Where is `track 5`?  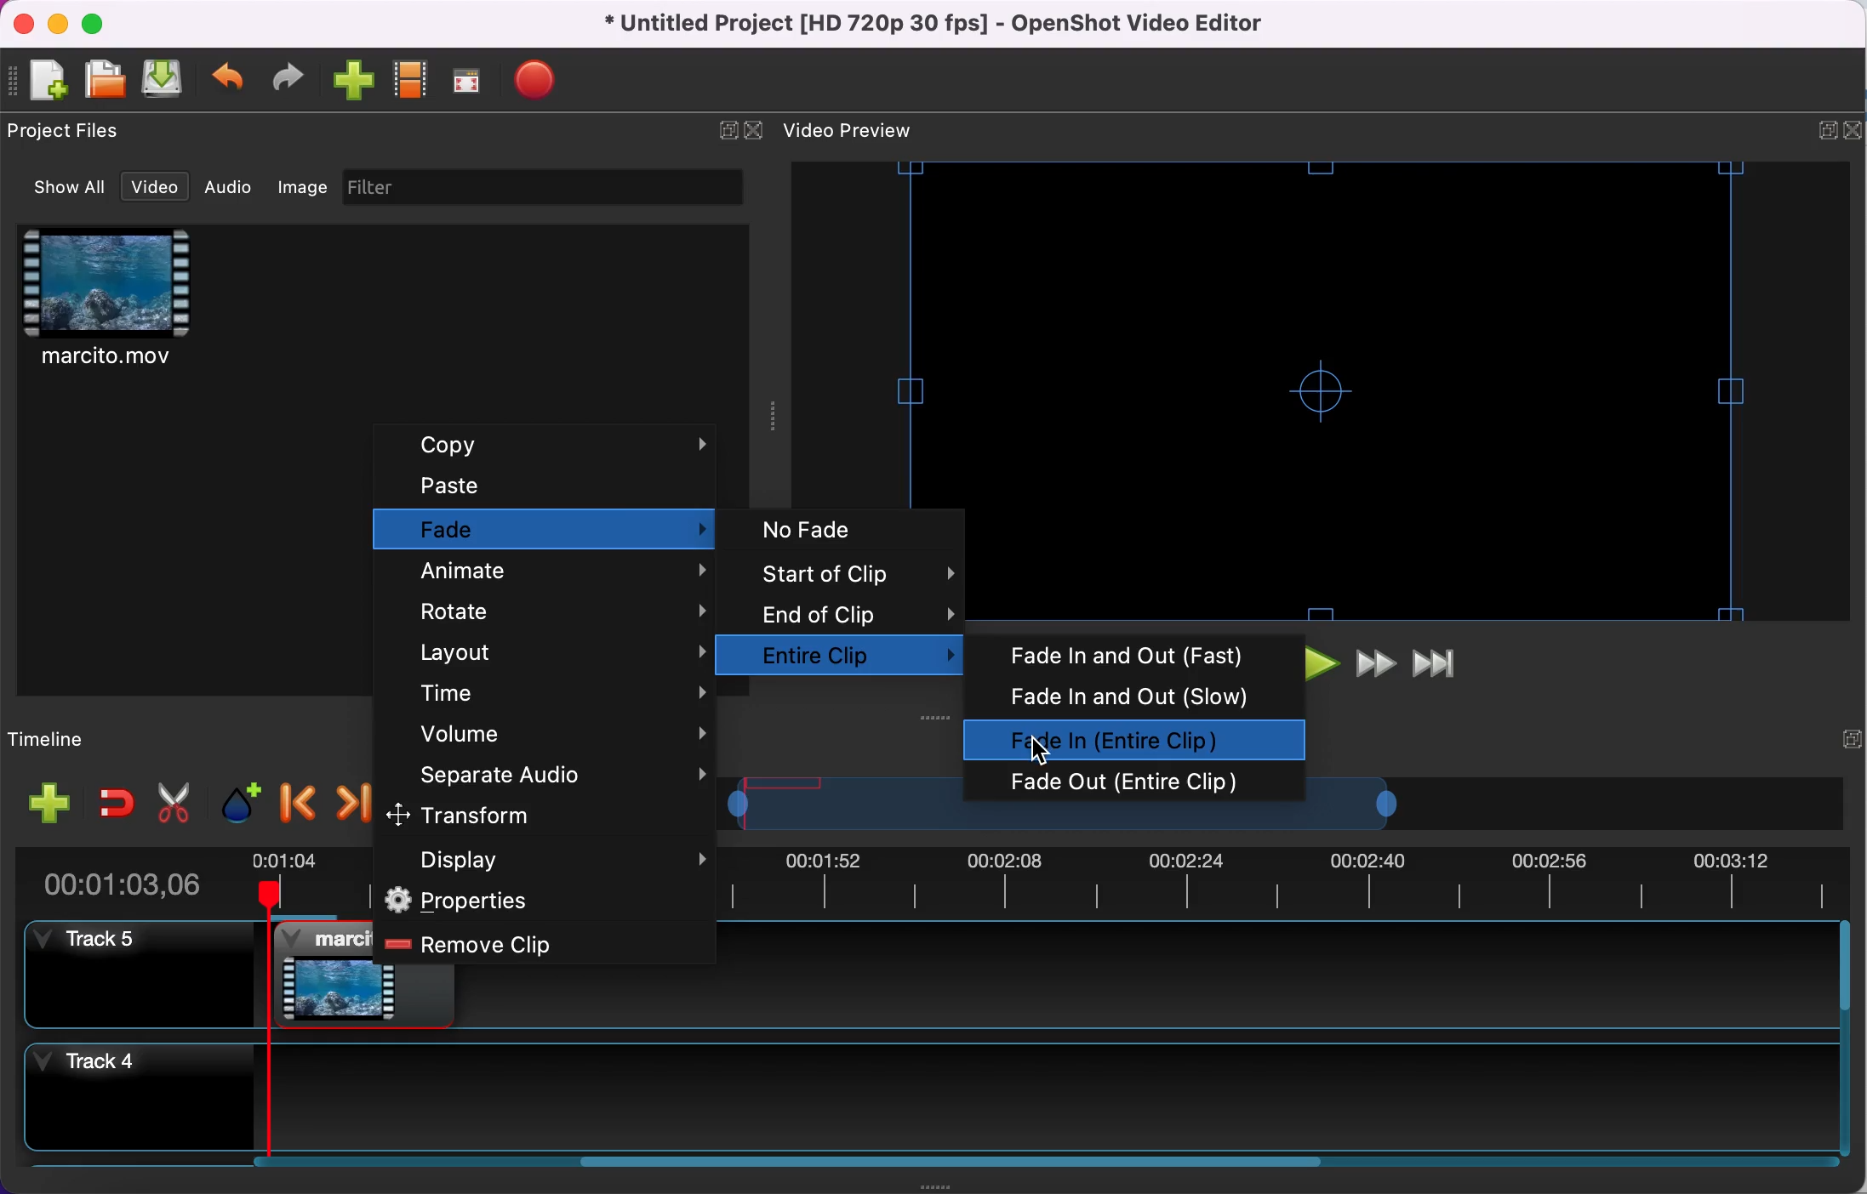 track 5 is located at coordinates (139, 980).